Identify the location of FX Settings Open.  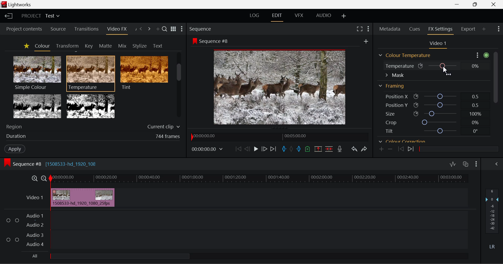
(441, 30).